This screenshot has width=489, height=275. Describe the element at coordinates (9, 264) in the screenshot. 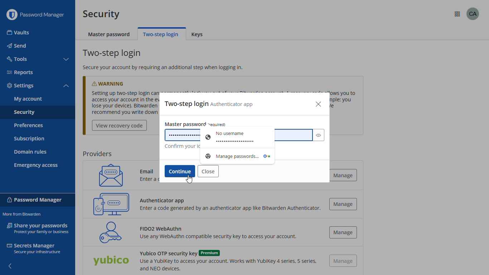

I see `hide` at that location.